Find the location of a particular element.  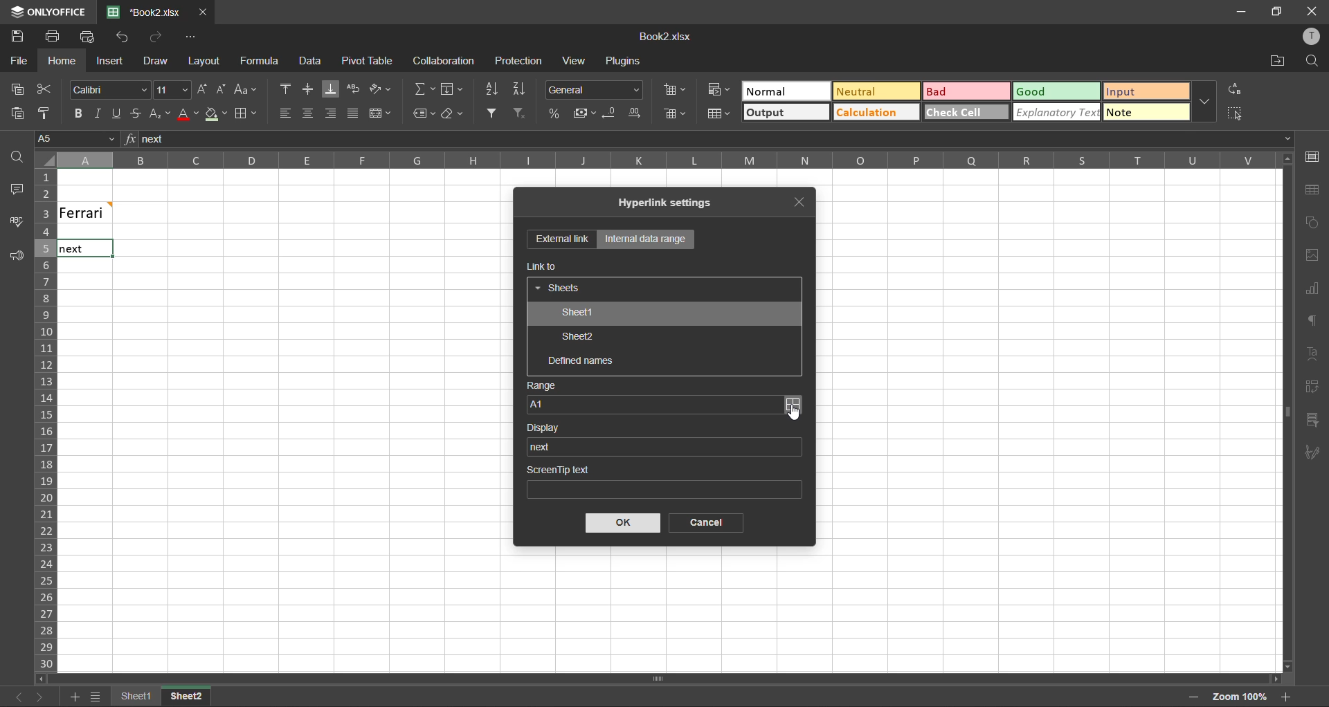

cursor is located at coordinates (795, 414).